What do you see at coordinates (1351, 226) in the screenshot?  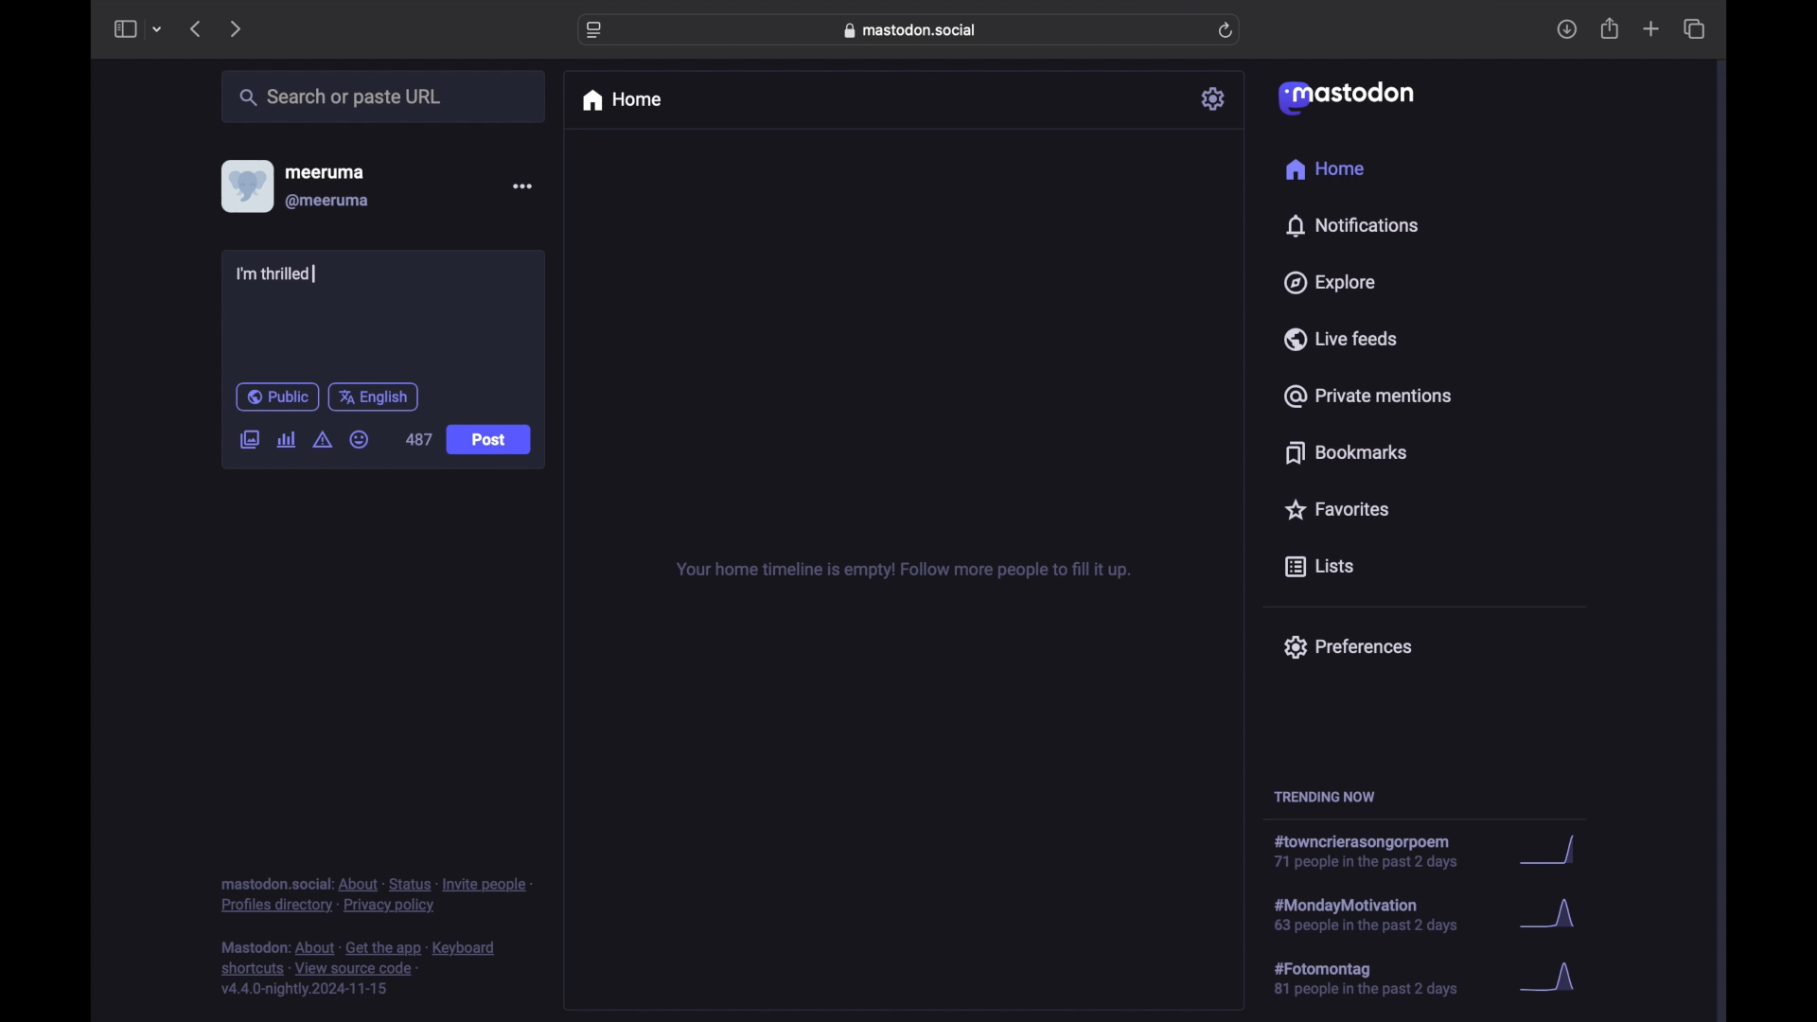 I see `notifications` at bounding box center [1351, 226].